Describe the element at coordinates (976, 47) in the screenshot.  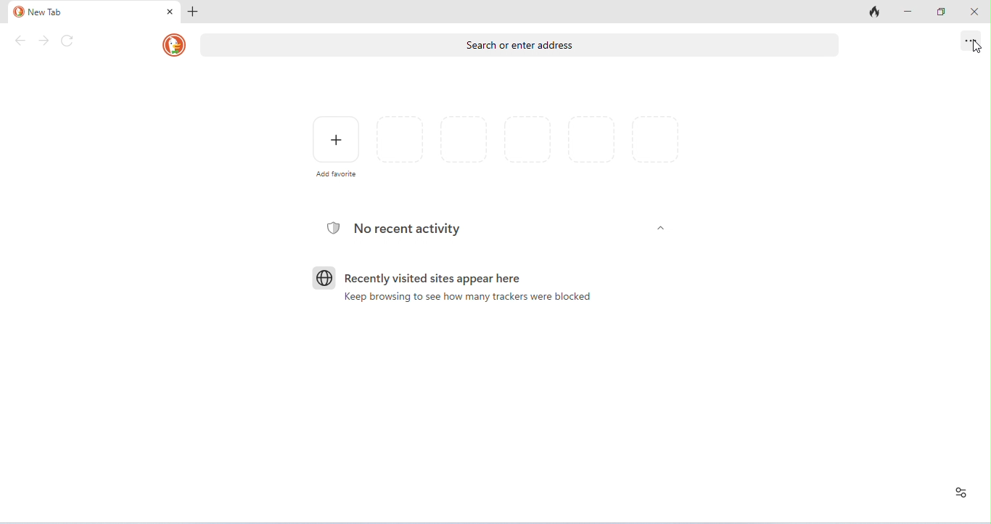
I see `cursor` at that location.